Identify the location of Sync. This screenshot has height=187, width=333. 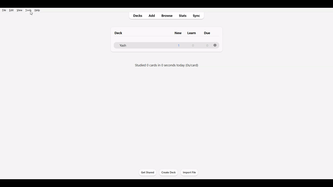
(198, 16).